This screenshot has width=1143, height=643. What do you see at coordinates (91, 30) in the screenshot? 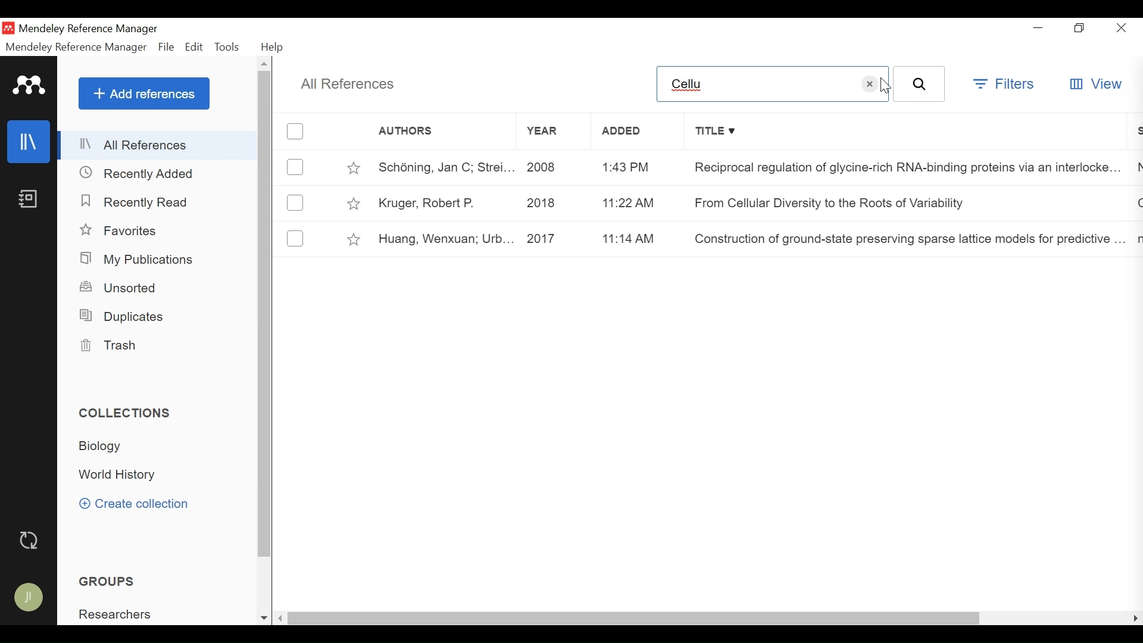
I see `Mendeley Reference Manager` at bounding box center [91, 30].